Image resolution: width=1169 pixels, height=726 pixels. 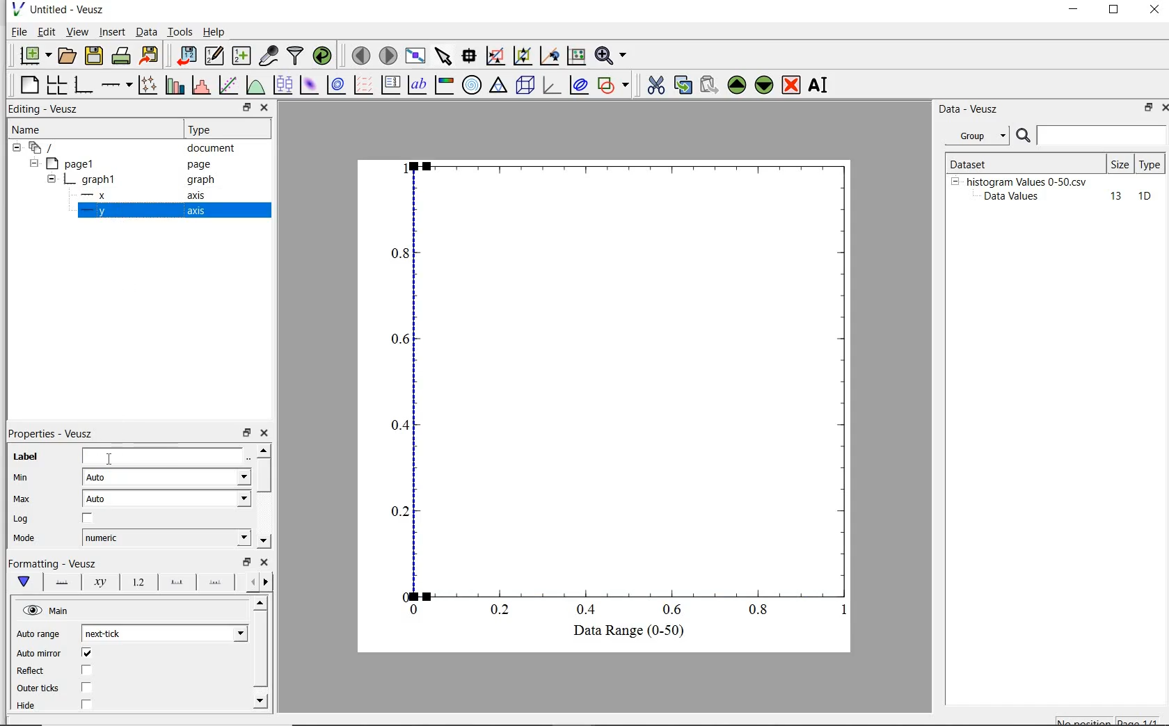 I want to click on file, so click(x=18, y=31).